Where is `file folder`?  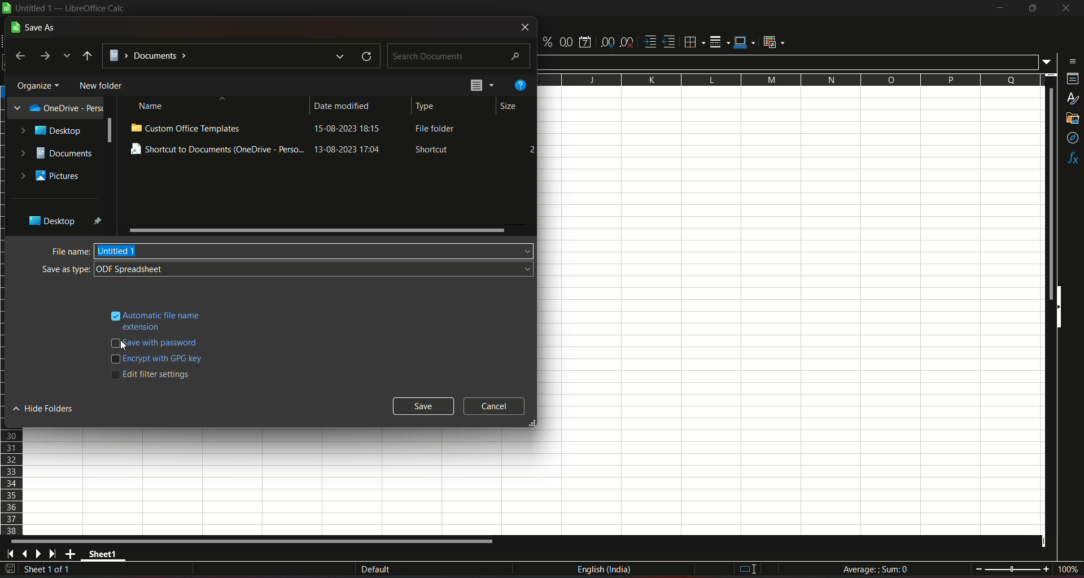 file folder is located at coordinates (436, 130).